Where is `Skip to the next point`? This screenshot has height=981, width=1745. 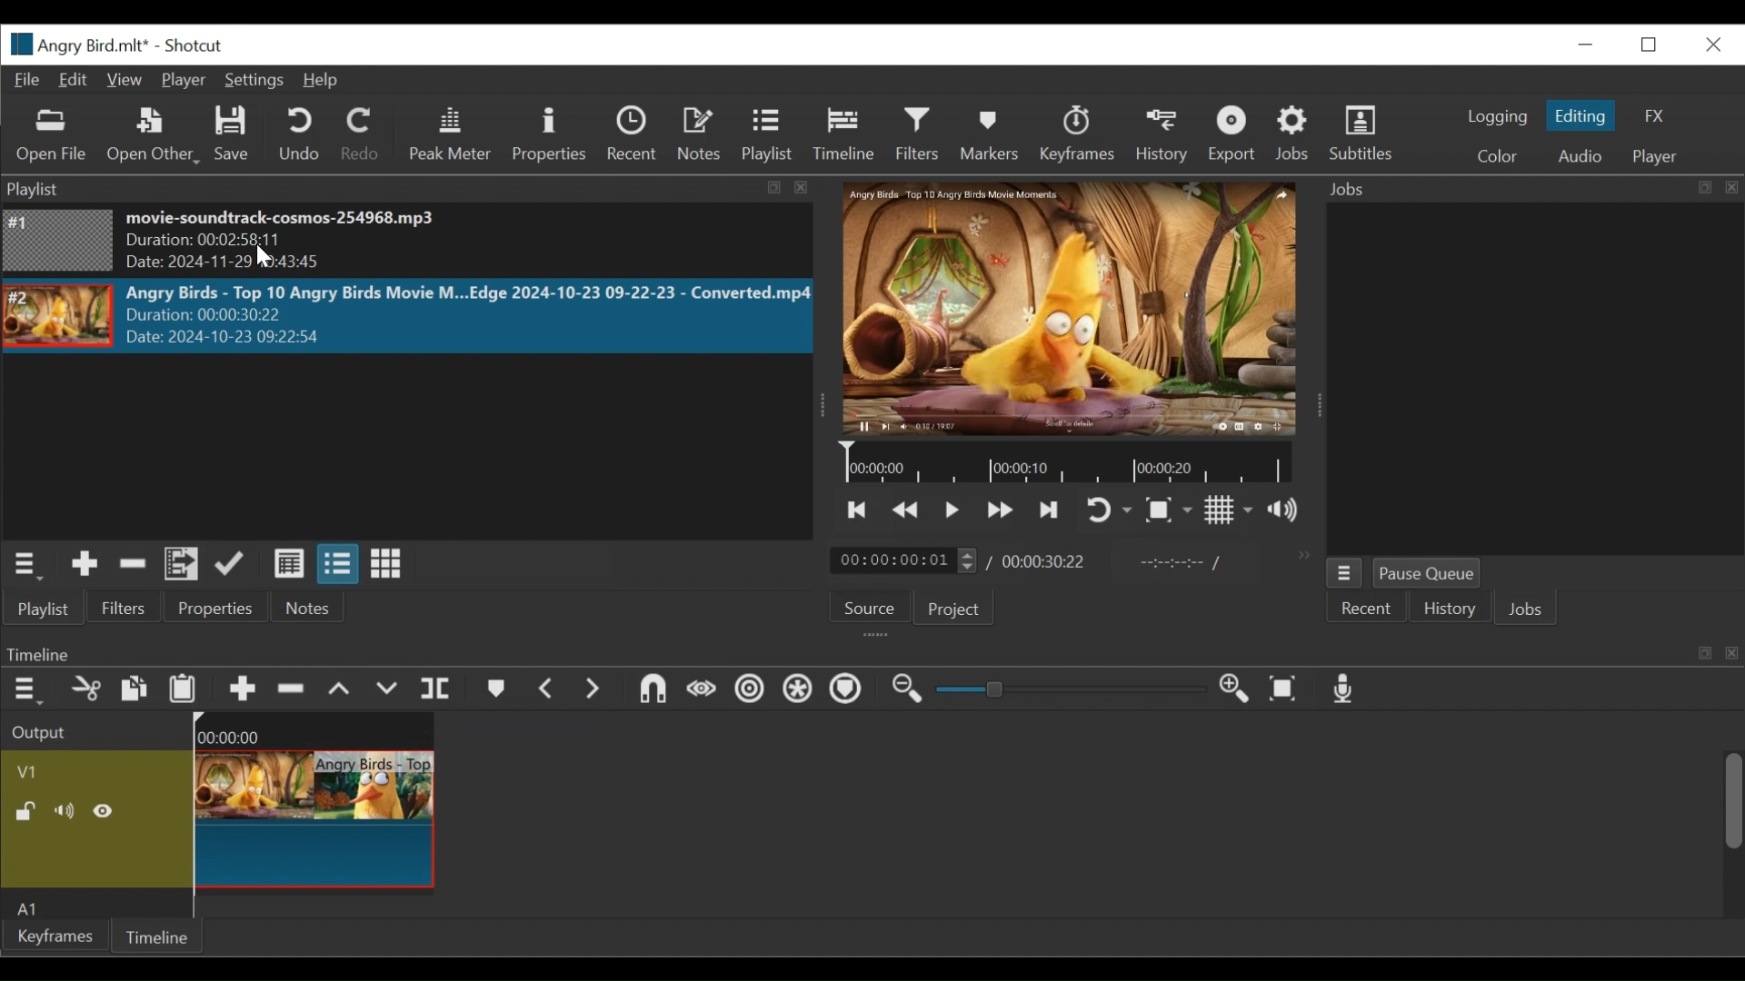
Skip to the next point is located at coordinates (1051, 510).